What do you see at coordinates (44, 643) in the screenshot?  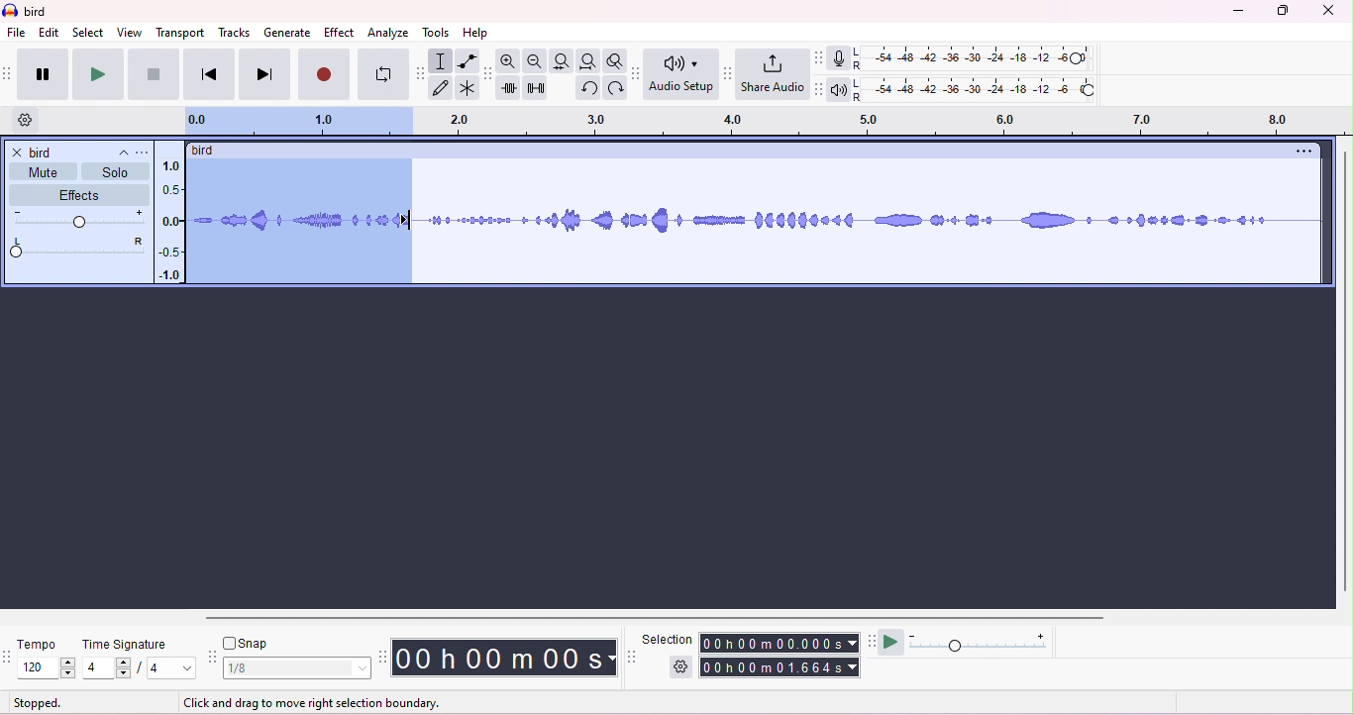 I see `tempo` at bounding box center [44, 643].